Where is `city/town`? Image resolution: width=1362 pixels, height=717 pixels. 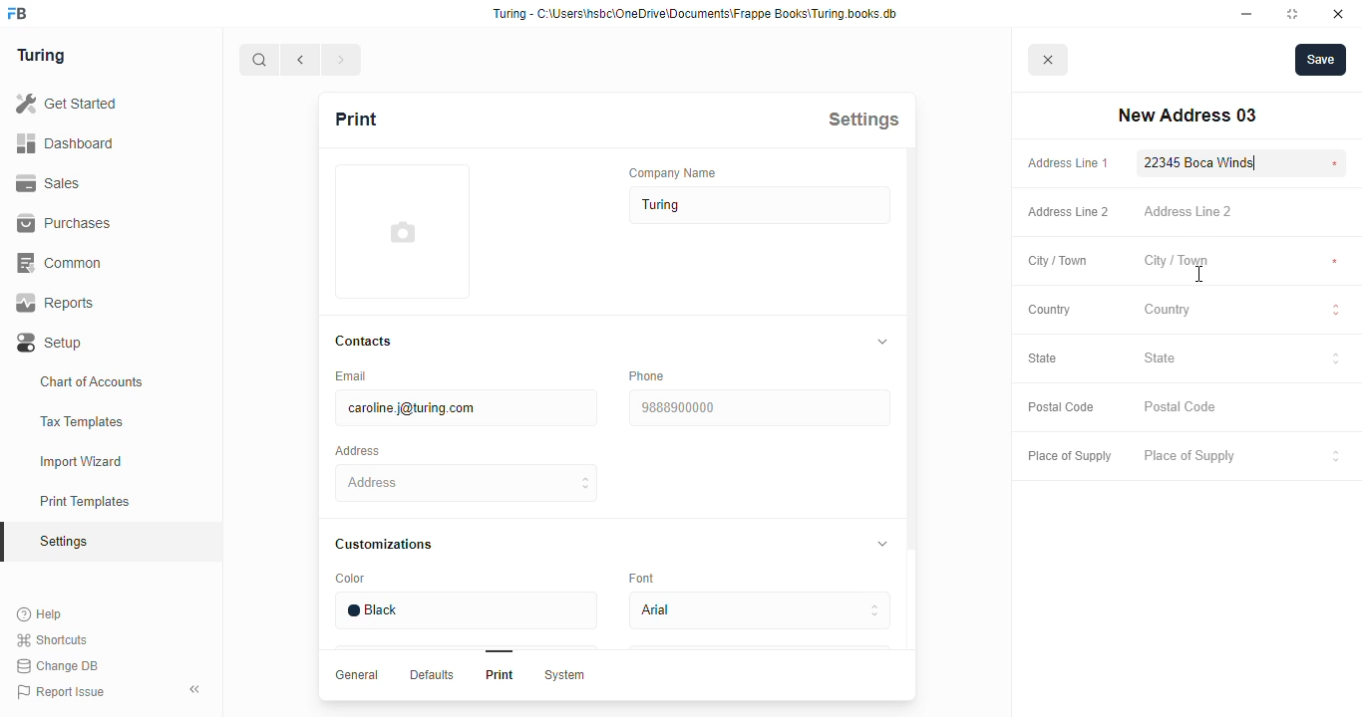
city/town is located at coordinates (1177, 262).